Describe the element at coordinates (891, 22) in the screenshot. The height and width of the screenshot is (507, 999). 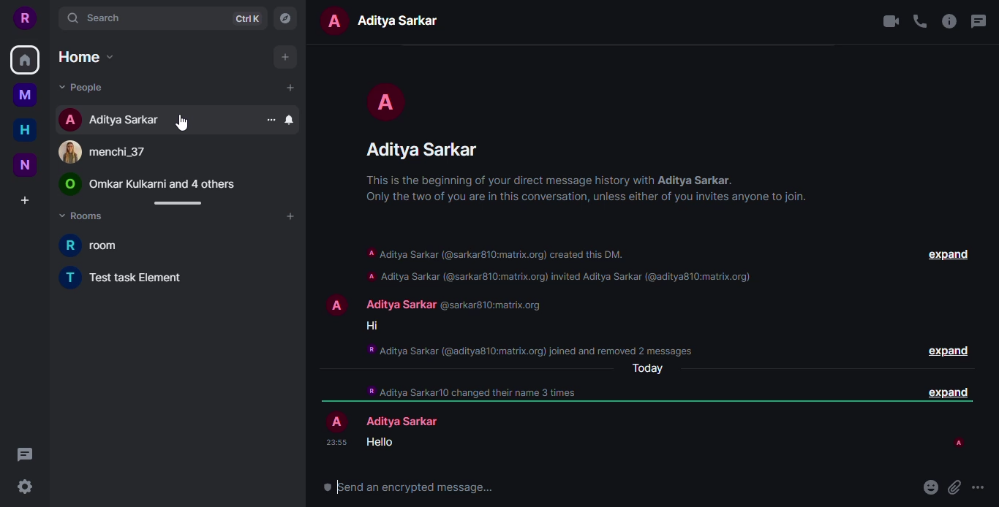
I see `video call` at that location.